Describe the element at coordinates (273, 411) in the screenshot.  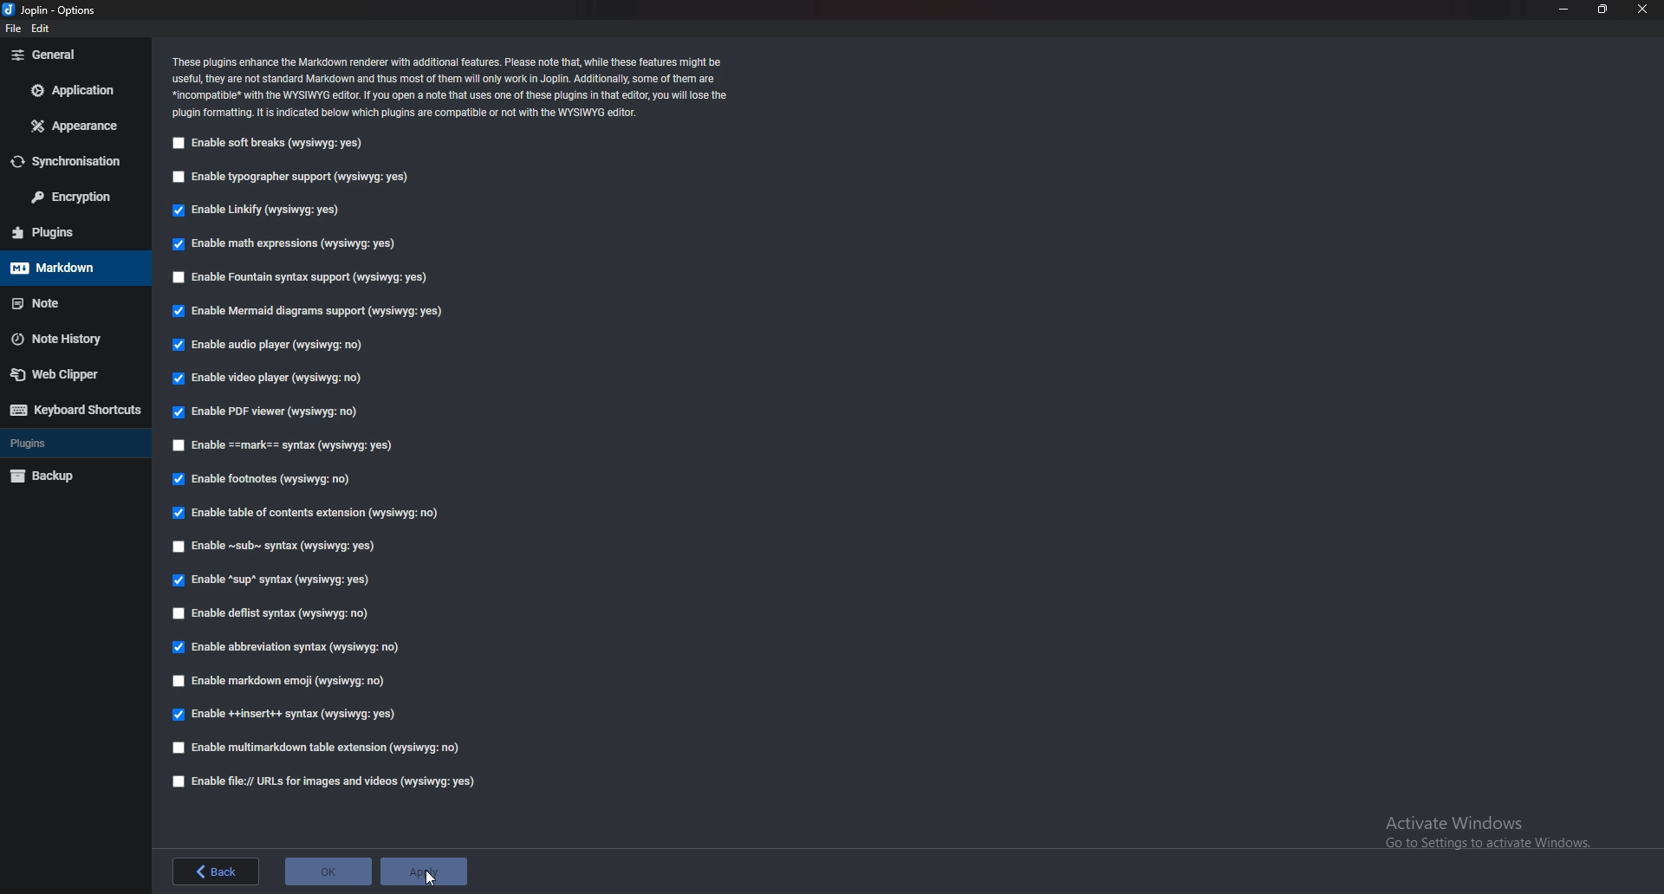
I see `Enable PDF viewer` at that location.